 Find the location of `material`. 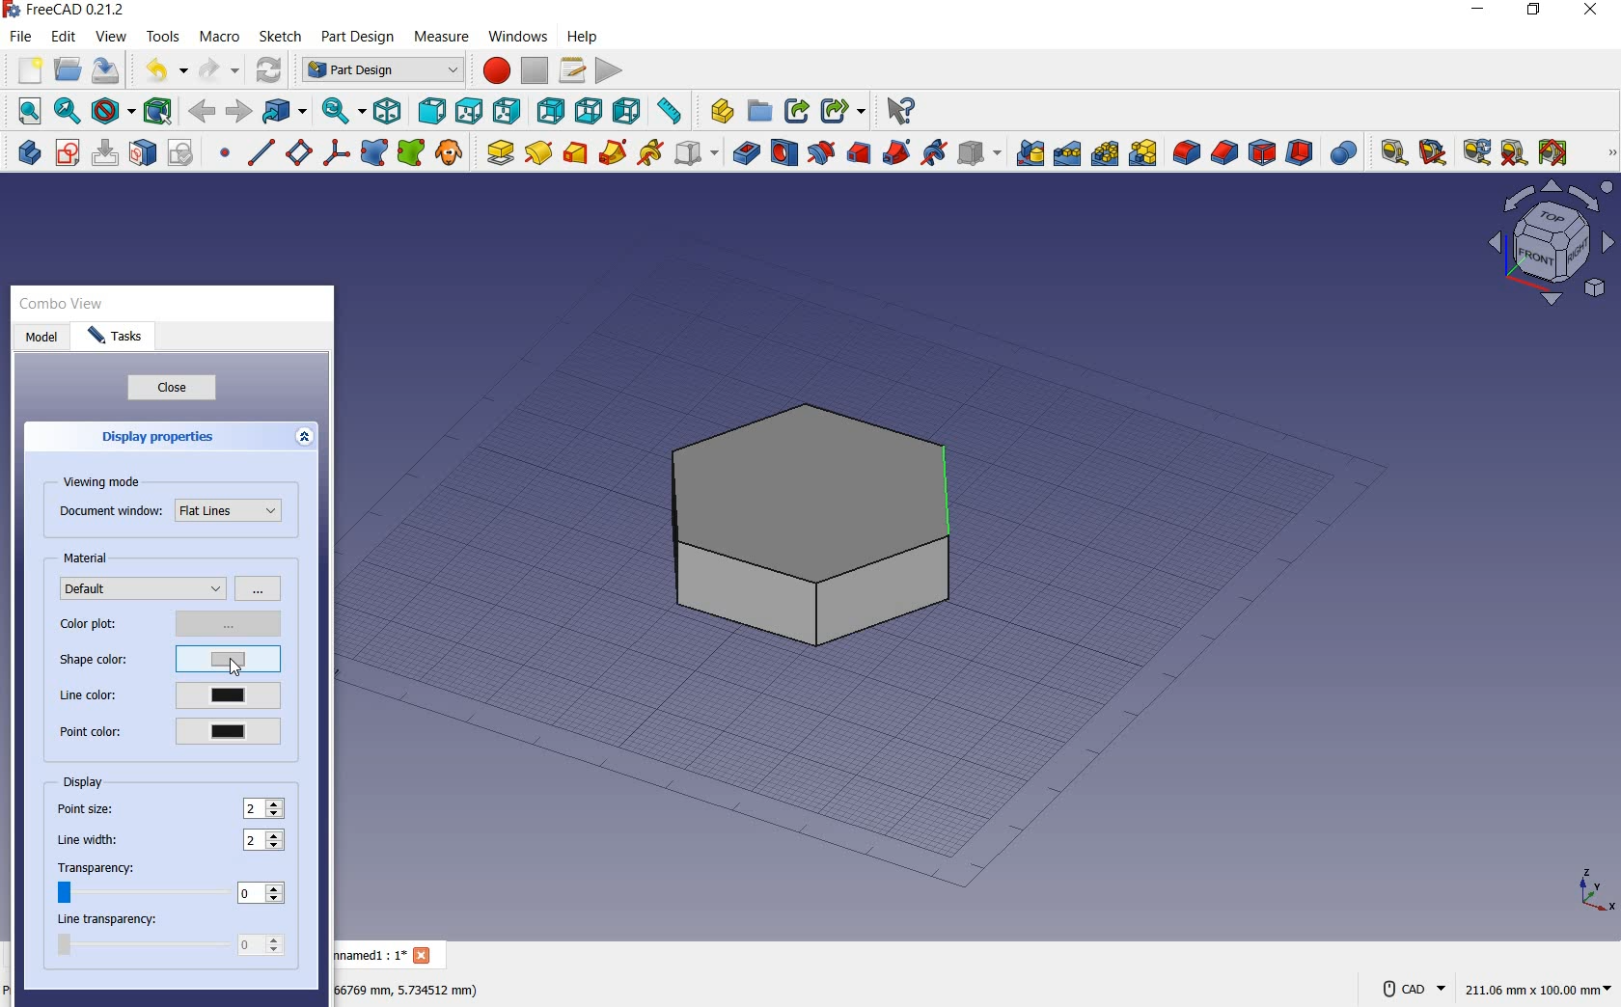

material is located at coordinates (93, 556).